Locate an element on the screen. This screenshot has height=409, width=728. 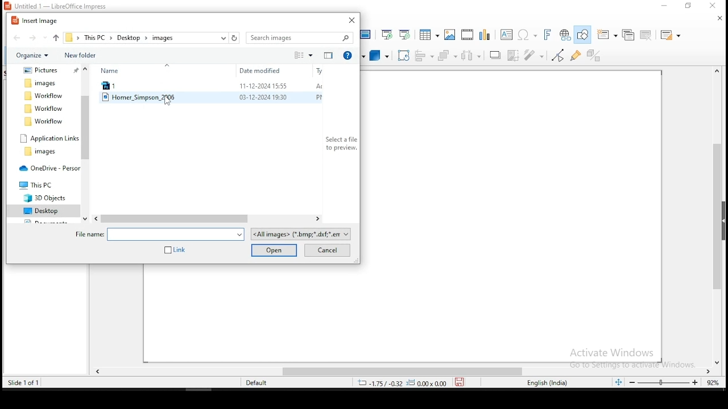
 is located at coordinates (484, 34).